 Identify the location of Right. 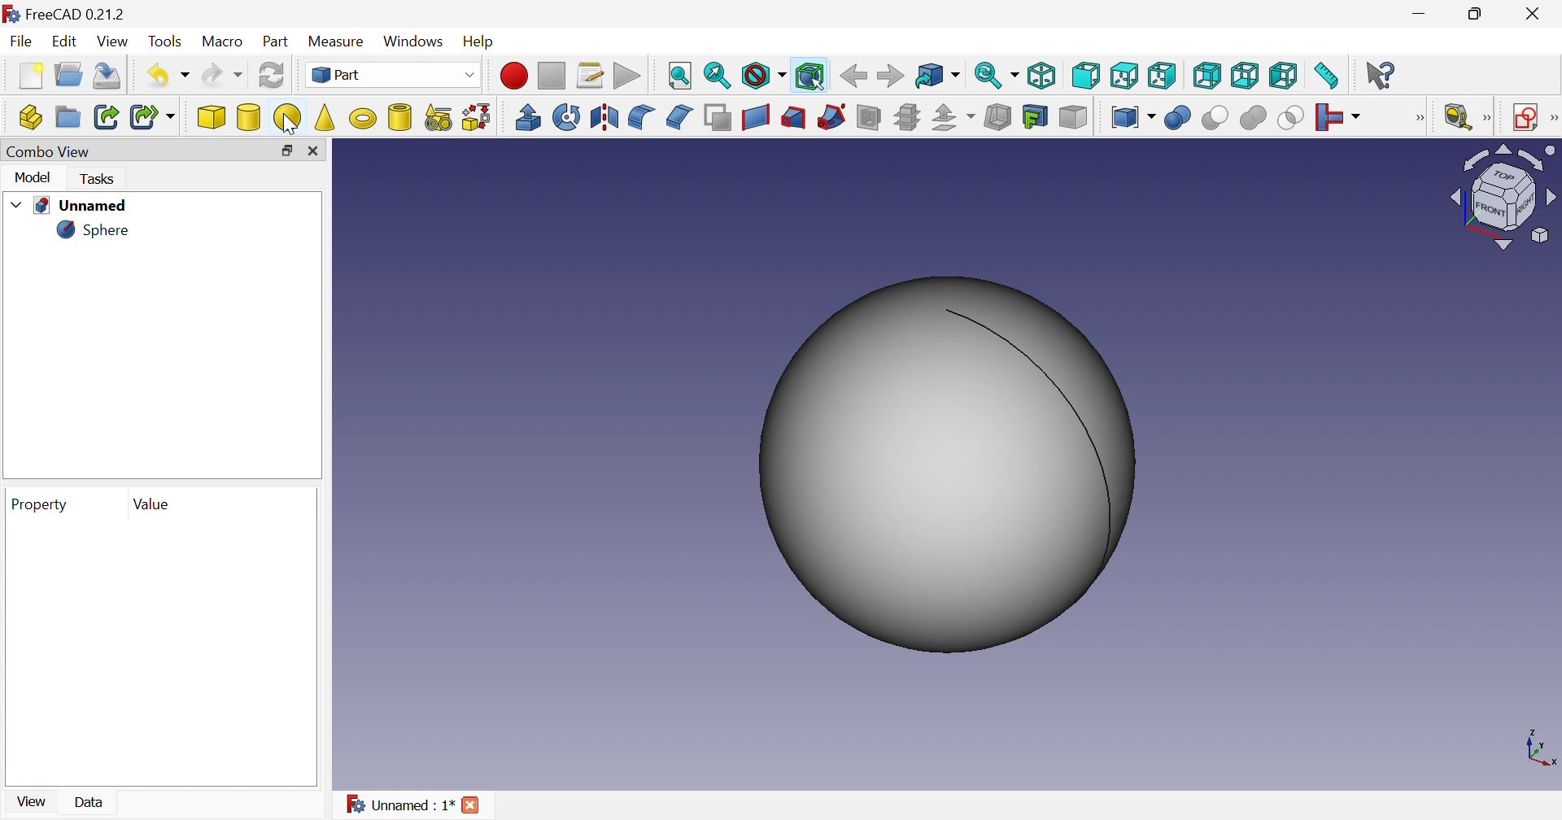
(1163, 76).